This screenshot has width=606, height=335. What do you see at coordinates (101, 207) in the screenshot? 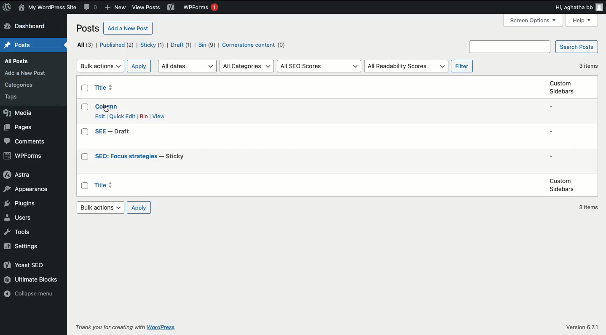
I see `Bulk actions` at bounding box center [101, 207].